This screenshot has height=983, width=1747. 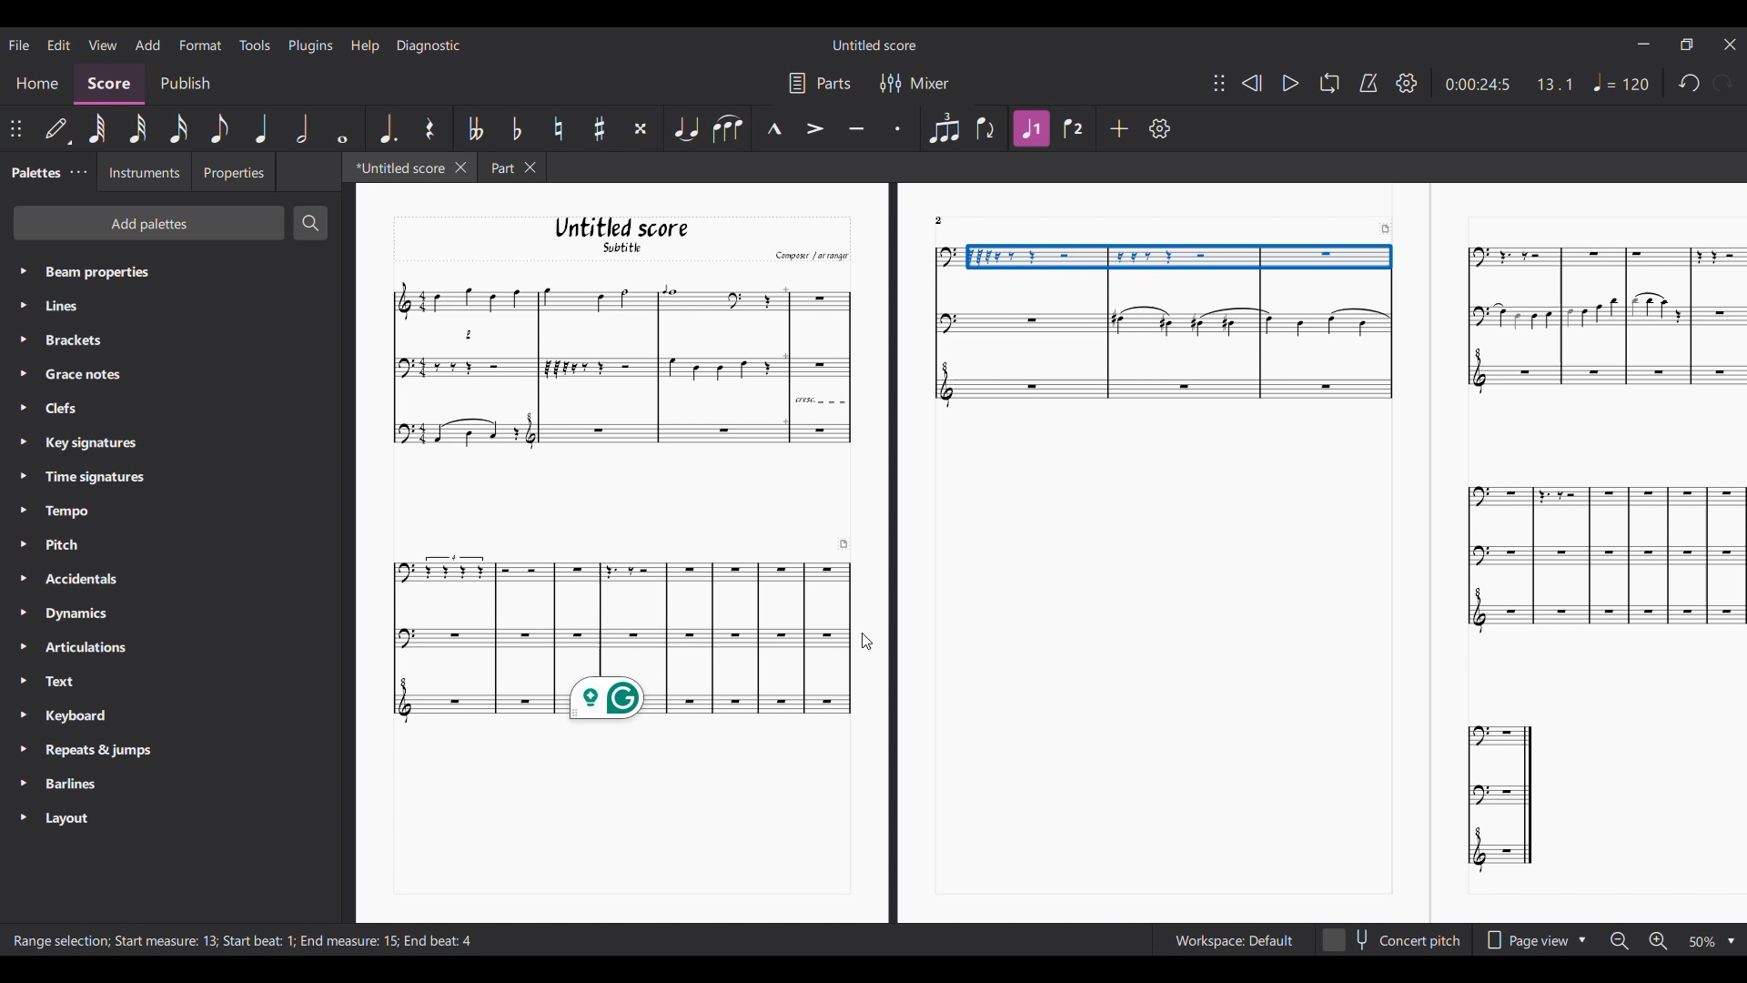 I want to click on Graph, so click(x=1598, y=556).